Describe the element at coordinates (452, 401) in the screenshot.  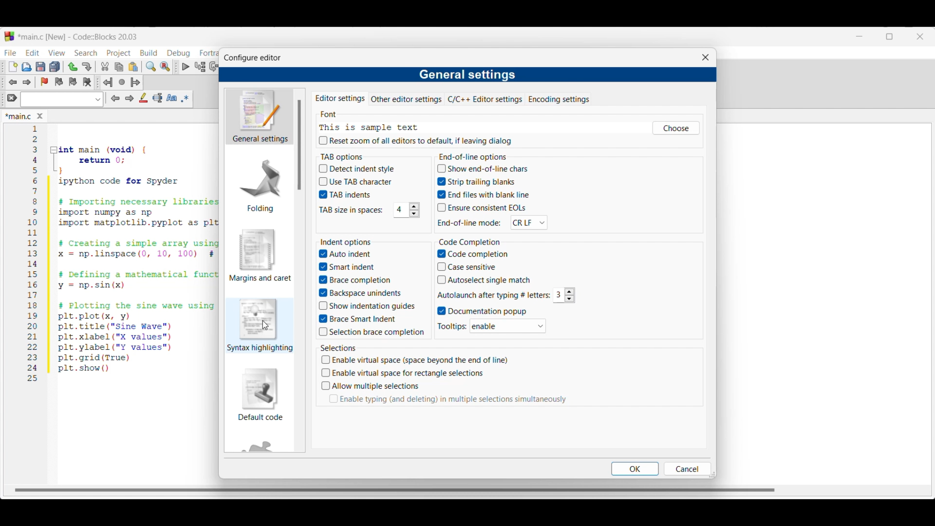
I see `Enable typing (and deleting) in multiple selections simultaneously` at that location.